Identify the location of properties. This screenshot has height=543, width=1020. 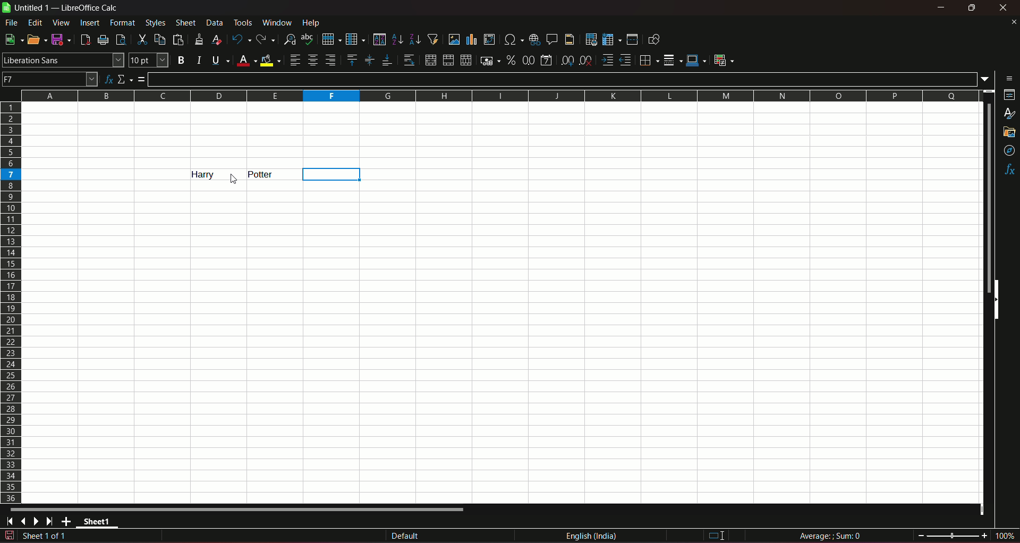
(1009, 96).